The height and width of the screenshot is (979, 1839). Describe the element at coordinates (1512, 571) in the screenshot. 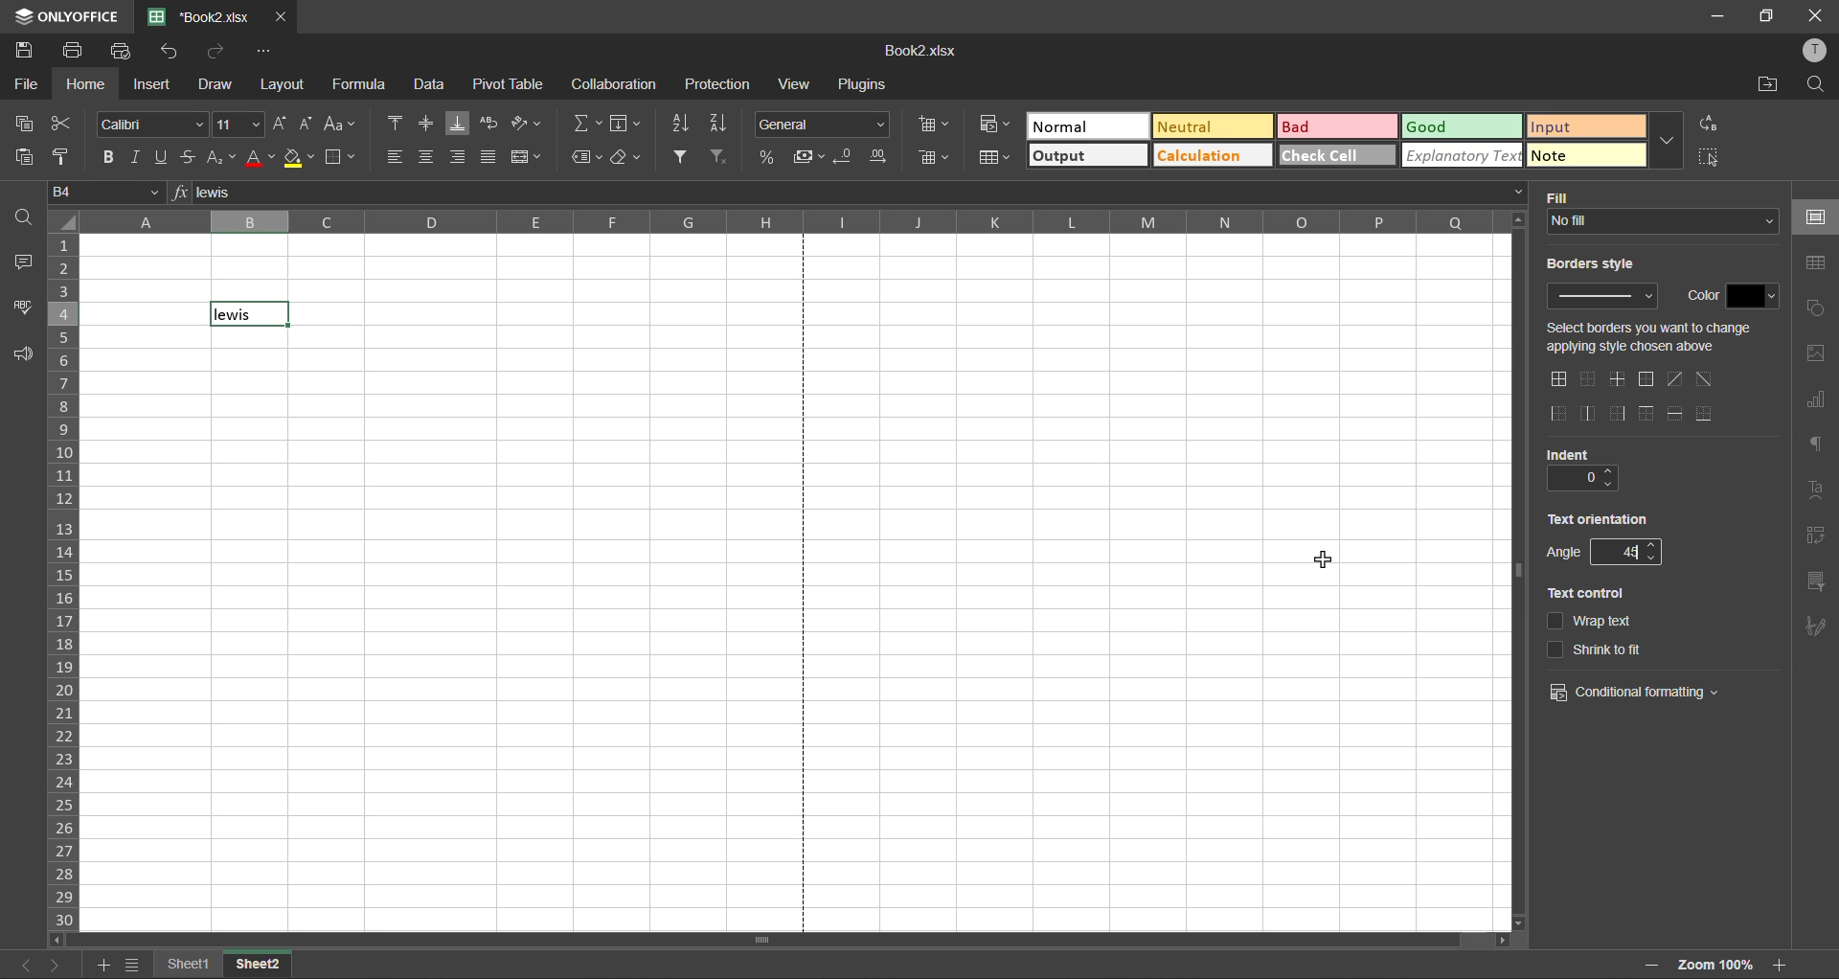

I see `vertical scrollbar` at that location.